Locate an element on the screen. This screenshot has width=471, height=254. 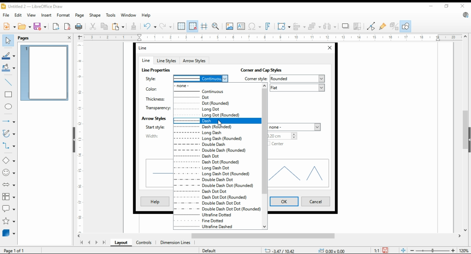
connectors is located at coordinates (9, 145).